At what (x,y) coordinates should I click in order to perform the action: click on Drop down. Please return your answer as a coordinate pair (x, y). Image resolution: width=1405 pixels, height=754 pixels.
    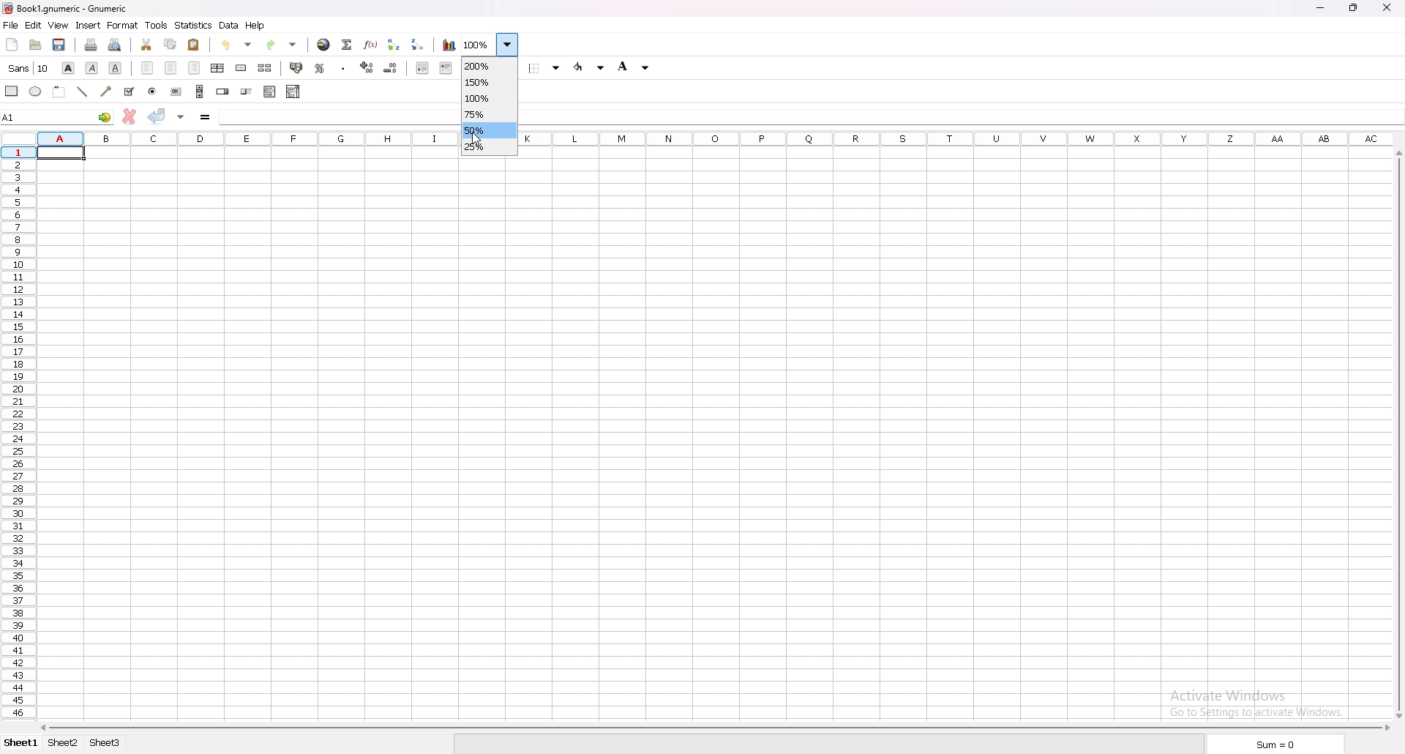
    Looking at the image, I should click on (297, 44).